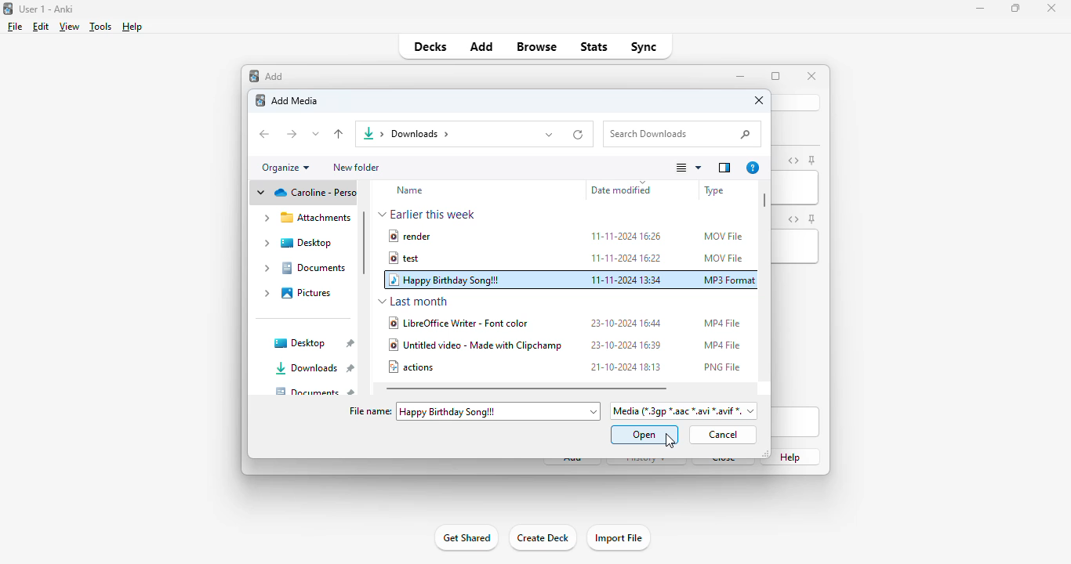 This screenshot has width=1071, height=564. I want to click on previous locations, so click(550, 135).